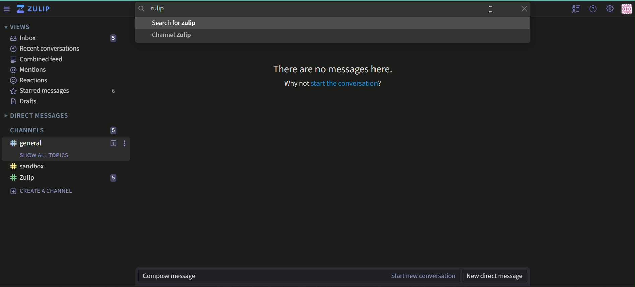  I want to click on #general, so click(26, 143).